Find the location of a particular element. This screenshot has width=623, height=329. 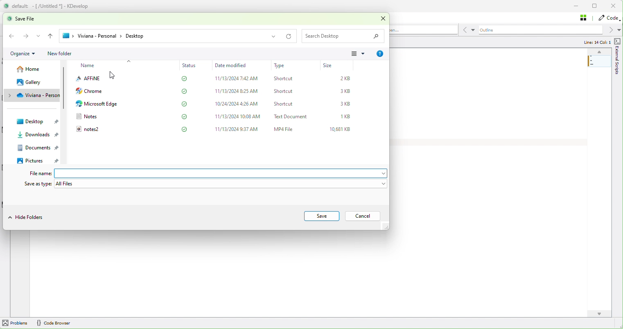

Close is located at coordinates (613, 6).